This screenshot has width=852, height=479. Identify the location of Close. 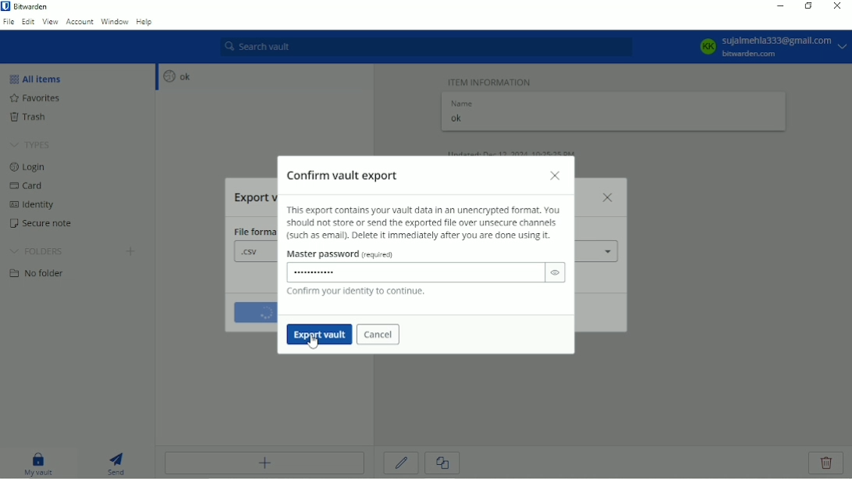
(836, 7).